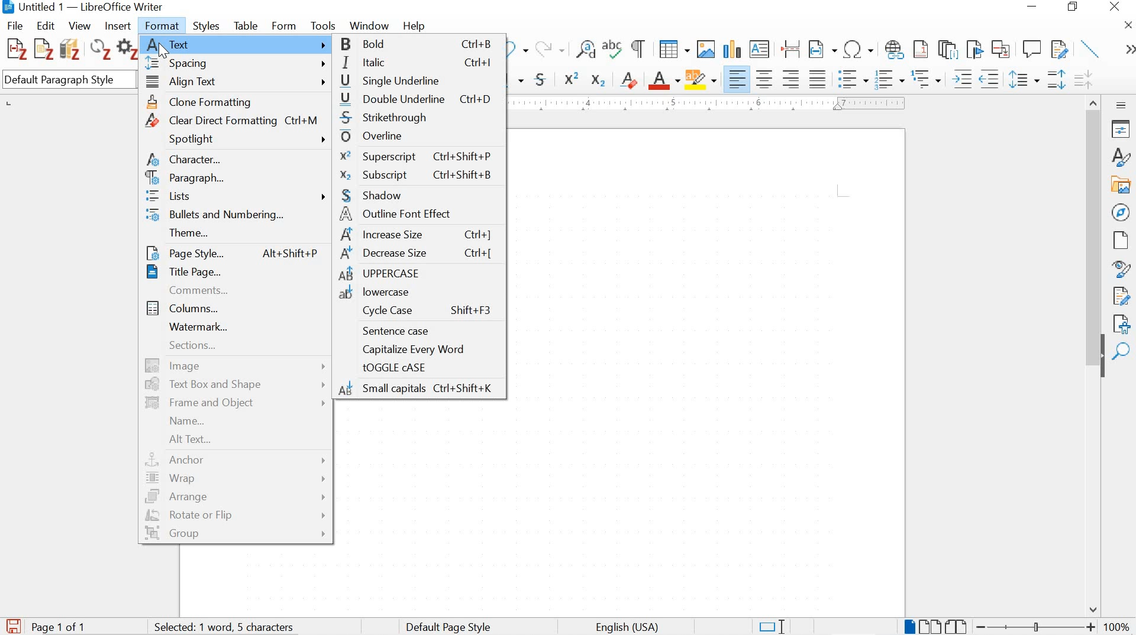  What do you see at coordinates (1122, 324) in the screenshot?
I see `accessibility check` at bounding box center [1122, 324].